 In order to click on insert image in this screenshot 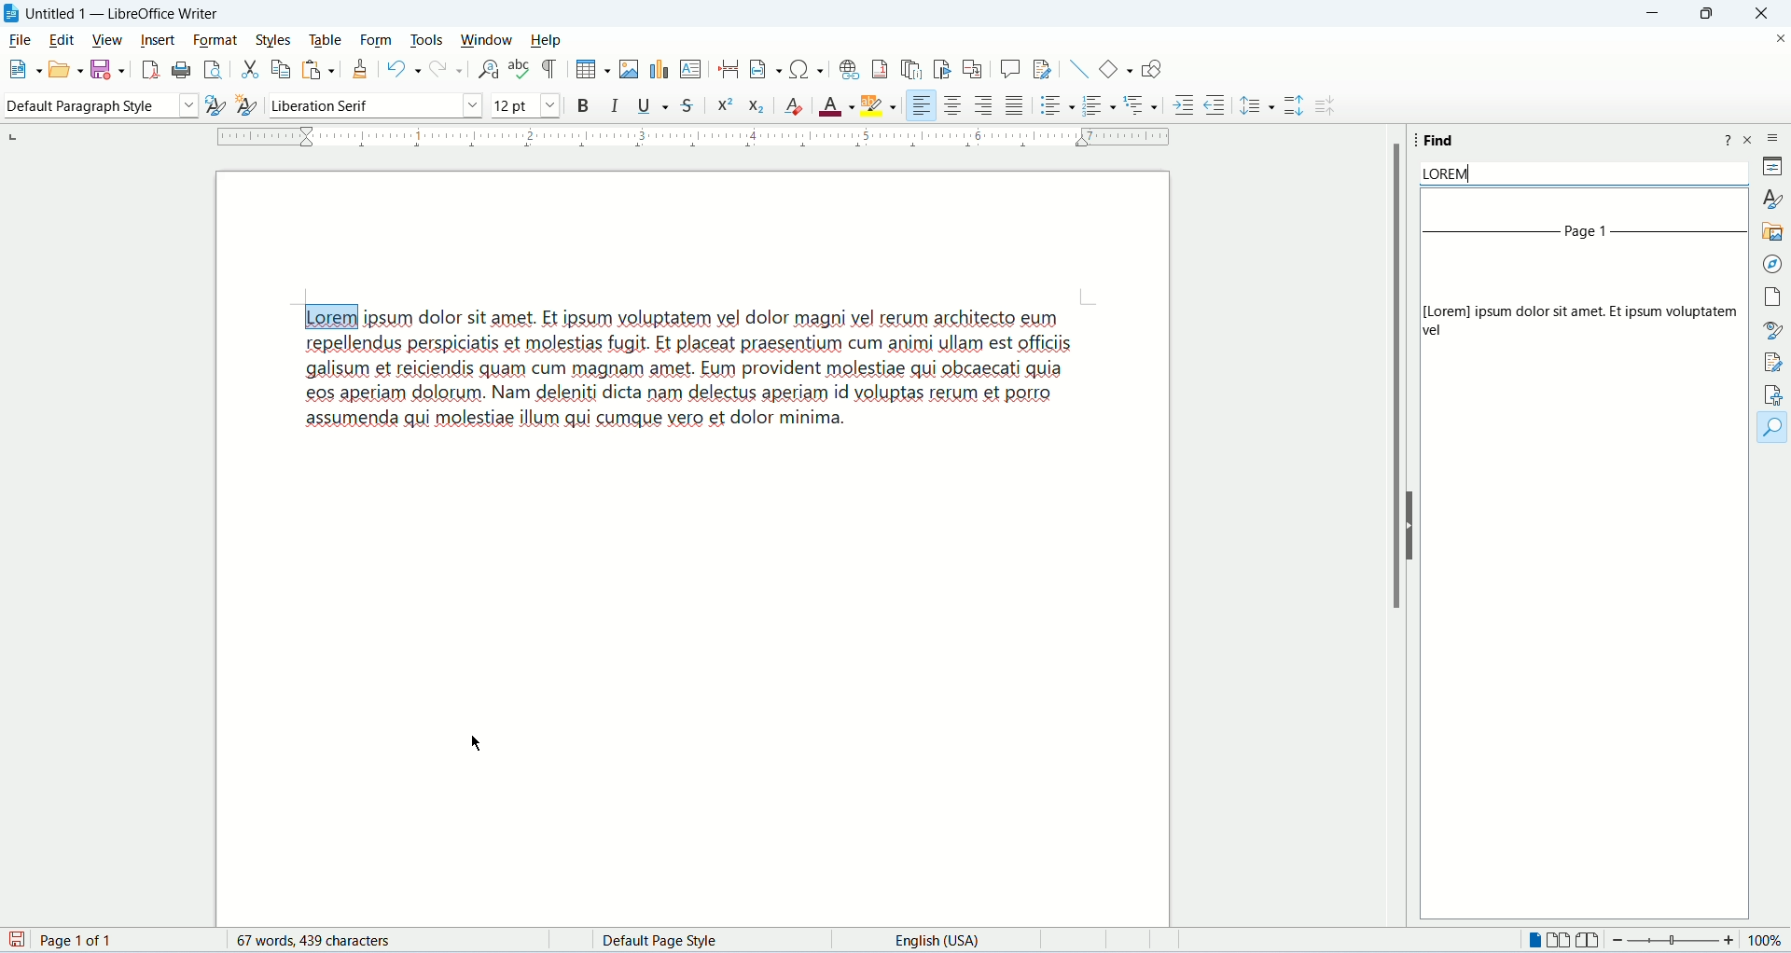, I will do `click(628, 67)`.